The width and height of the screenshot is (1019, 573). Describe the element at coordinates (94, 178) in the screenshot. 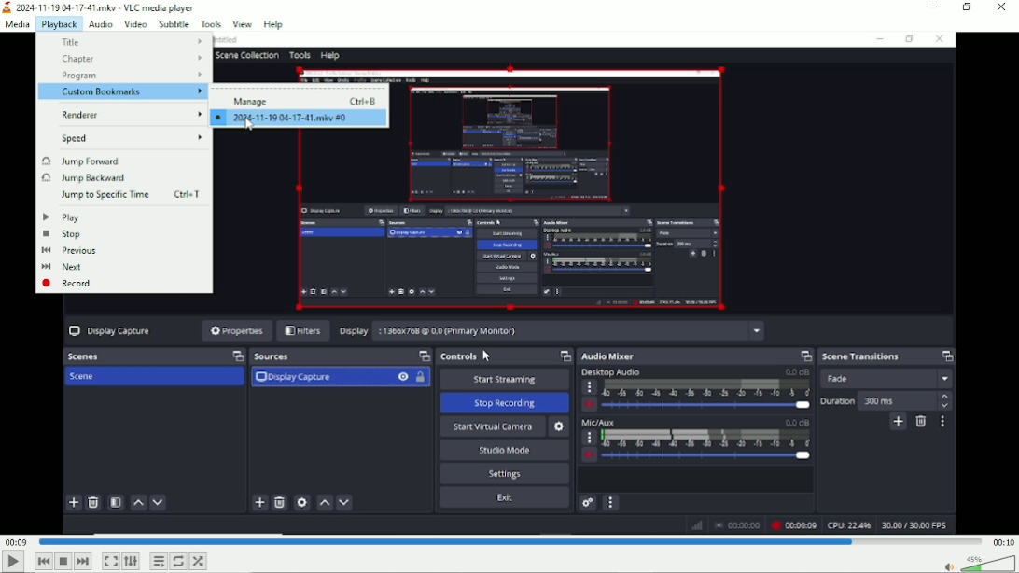

I see `Jump backward` at that location.